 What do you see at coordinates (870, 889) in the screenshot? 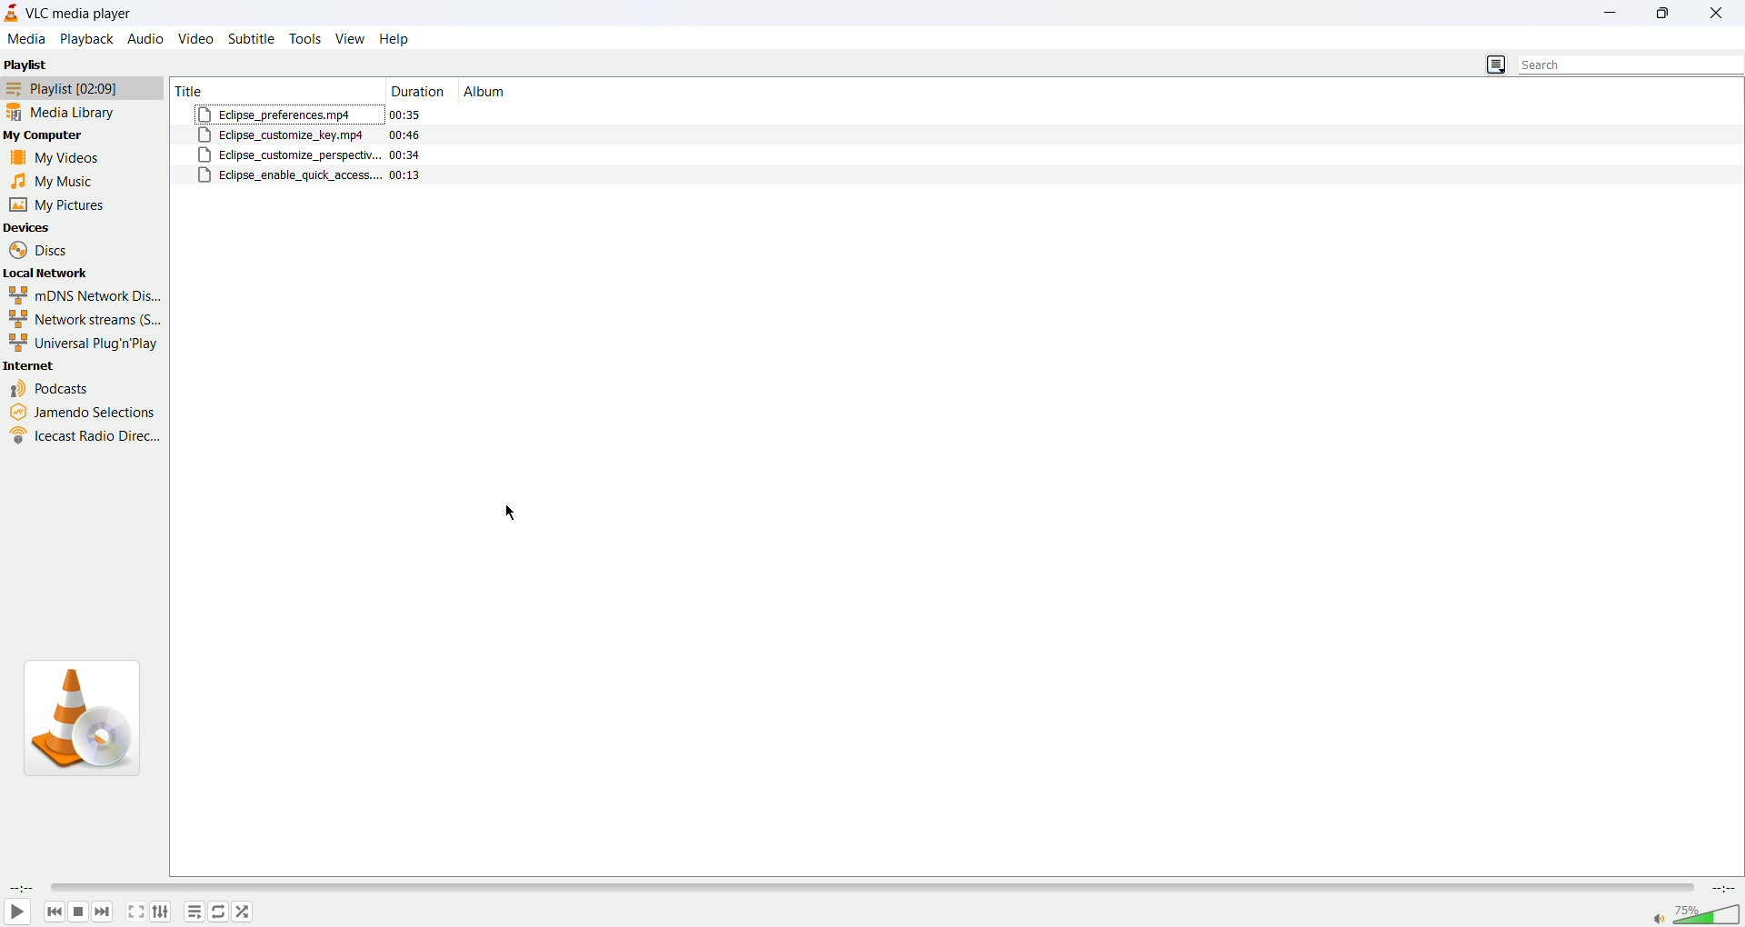
I see `seek bar` at bounding box center [870, 889].